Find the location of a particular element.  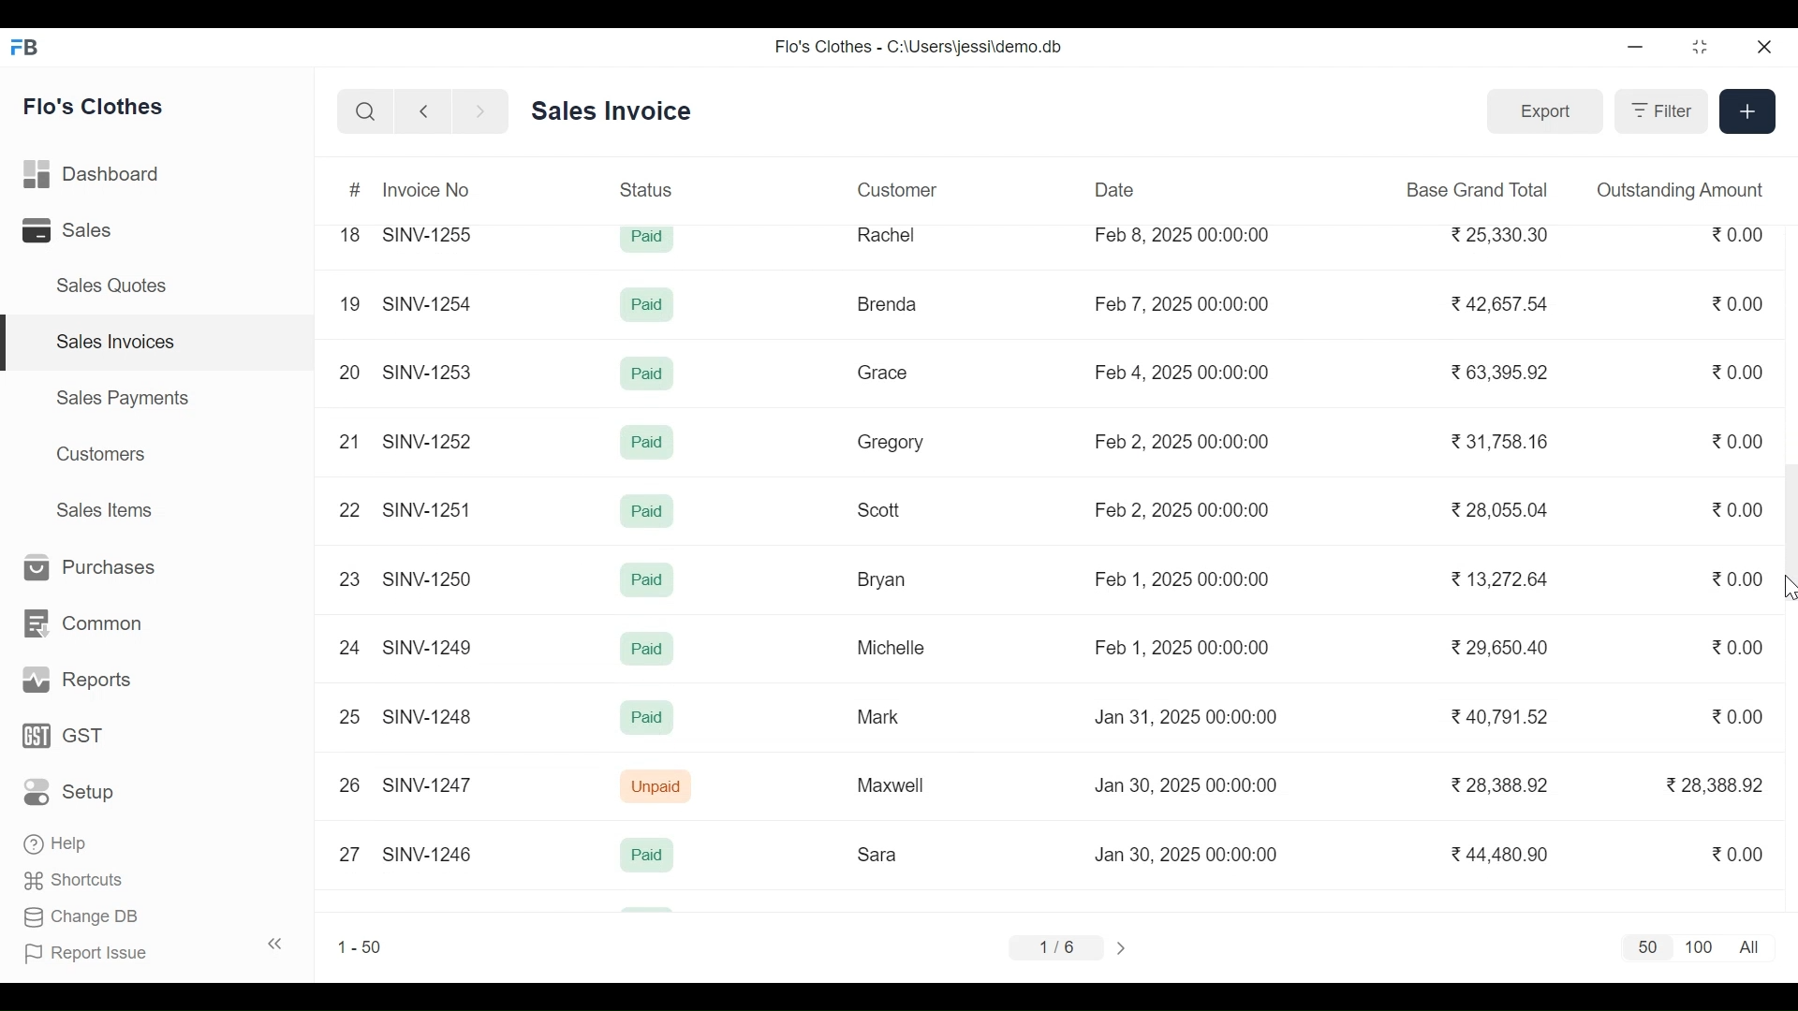

Shortcuts is located at coordinates (75, 884).